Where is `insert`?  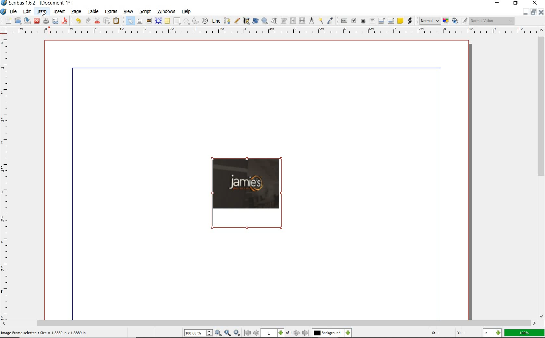 insert is located at coordinates (59, 11).